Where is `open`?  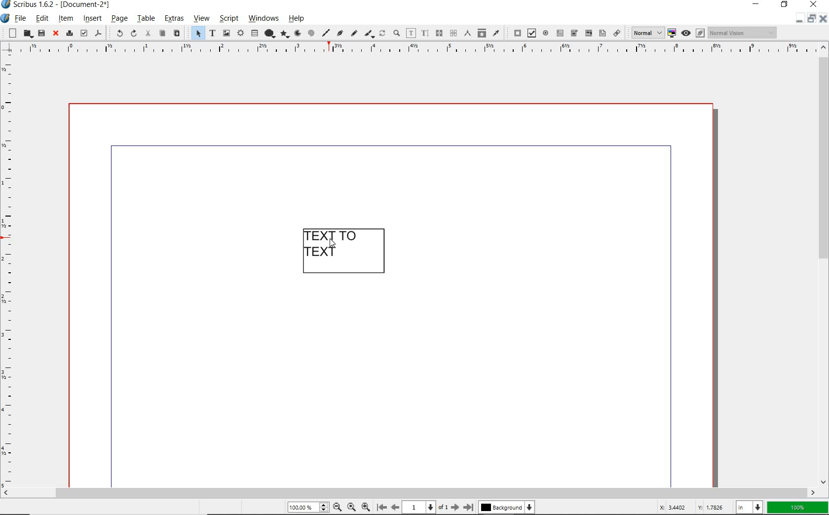
open is located at coordinates (28, 34).